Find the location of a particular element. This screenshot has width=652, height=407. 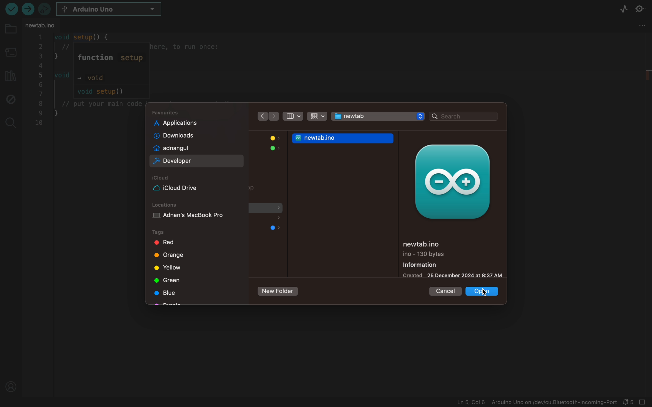

search is located at coordinates (10, 121).